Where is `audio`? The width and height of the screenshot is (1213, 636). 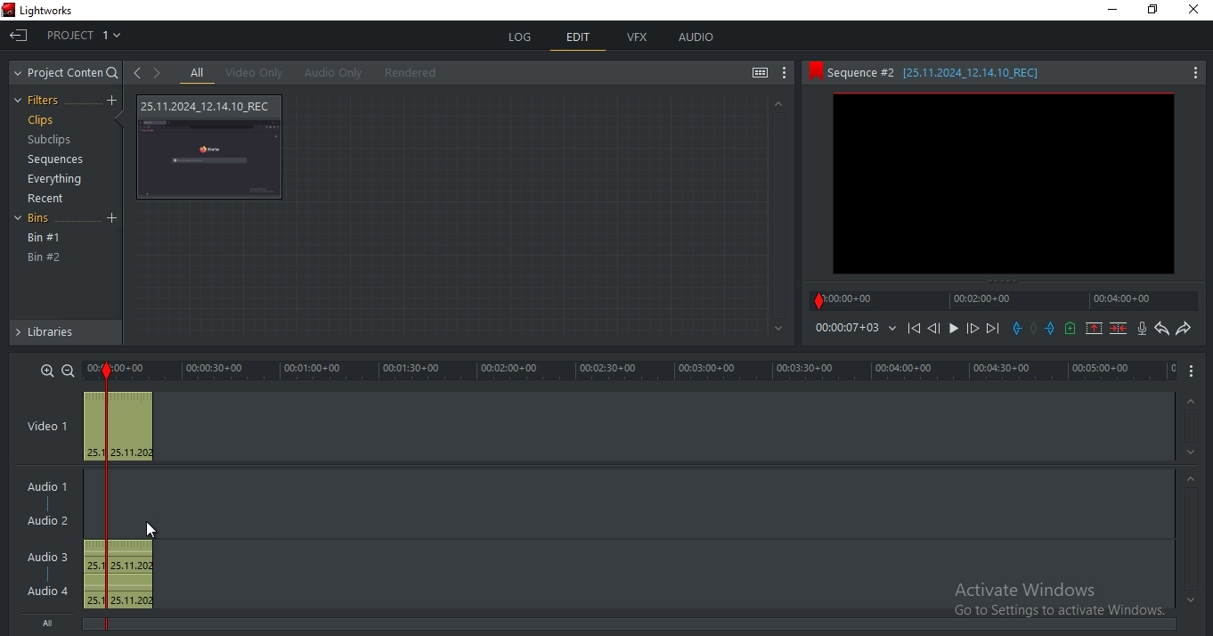
audio is located at coordinates (696, 38).